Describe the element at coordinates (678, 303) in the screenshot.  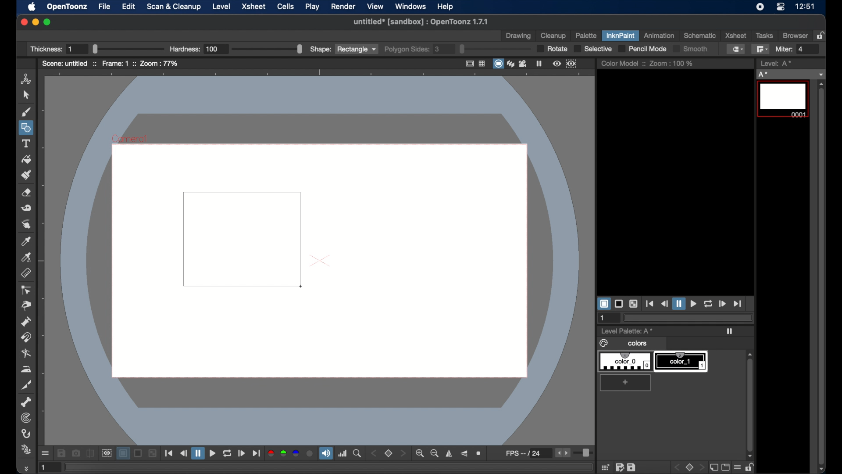
I see `pause button` at that location.